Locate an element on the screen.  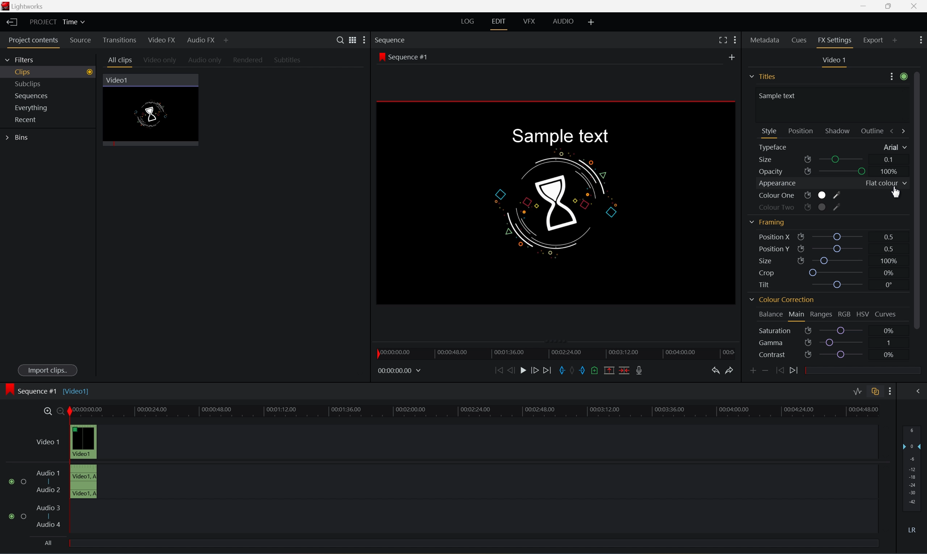
Subclips is located at coordinates (29, 83).